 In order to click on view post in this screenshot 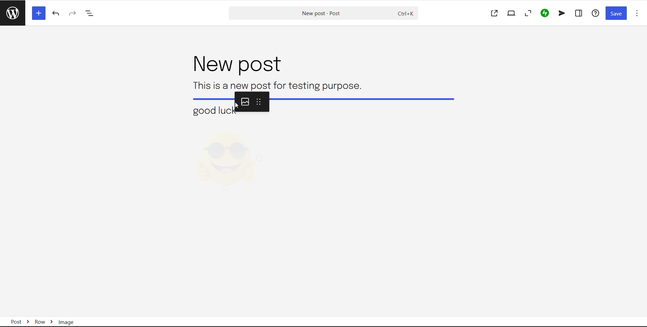, I will do `click(494, 13)`.